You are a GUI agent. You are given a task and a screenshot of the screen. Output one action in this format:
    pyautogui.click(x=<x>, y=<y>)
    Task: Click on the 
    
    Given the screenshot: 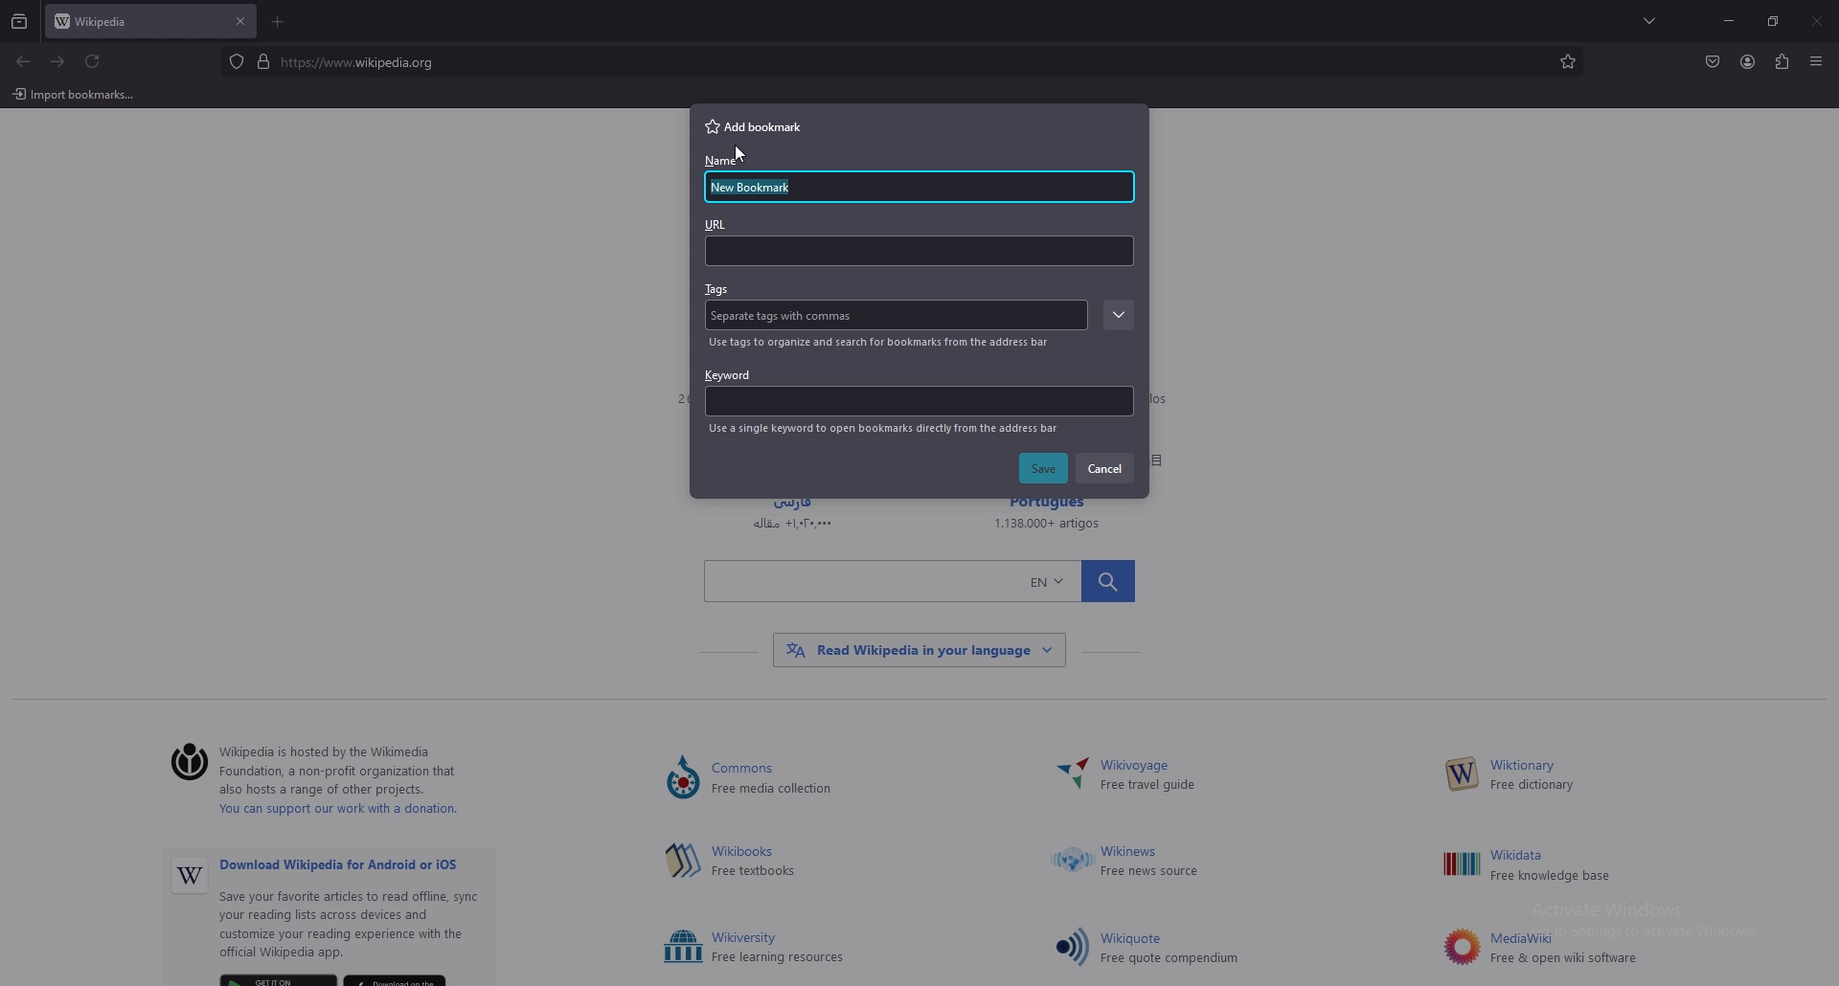 What is the action you would take?
    pyautogui.click(x=1174, y=950)
    